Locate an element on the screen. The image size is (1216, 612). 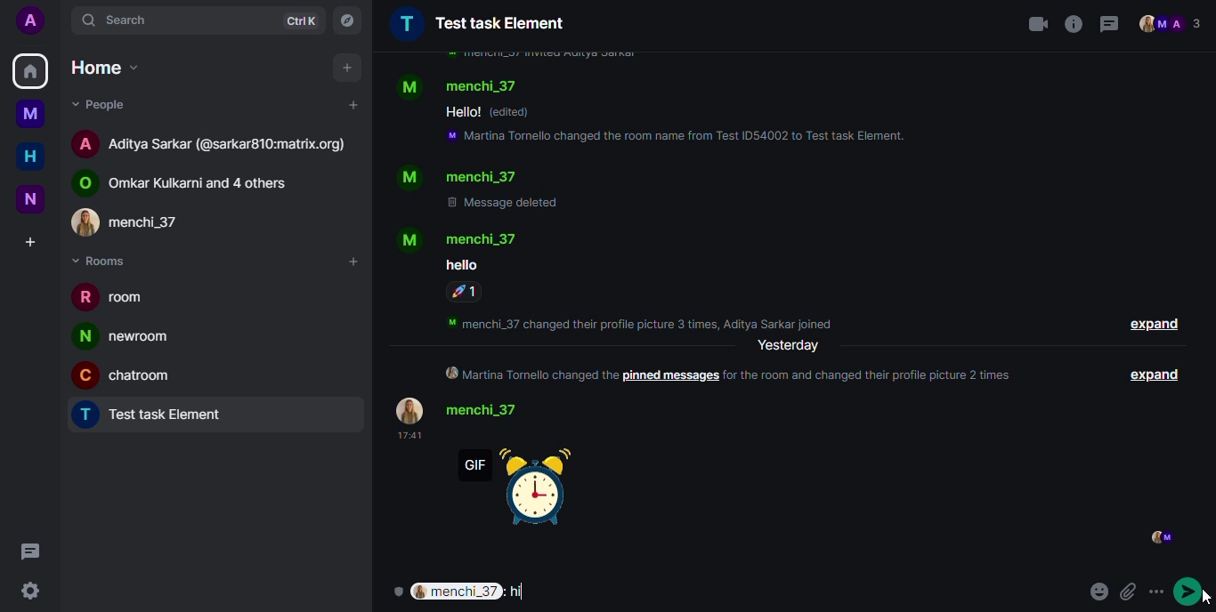
Martina tornello changed is located at coordinates (528, 374).